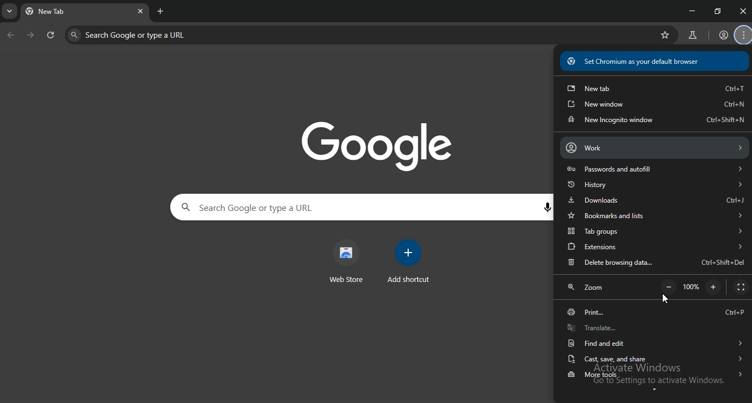 This screenshot has width=752, height=403. Describe the element at coordinates (667, 35) in the screenshot. I see `bookmark this tab` at that location.